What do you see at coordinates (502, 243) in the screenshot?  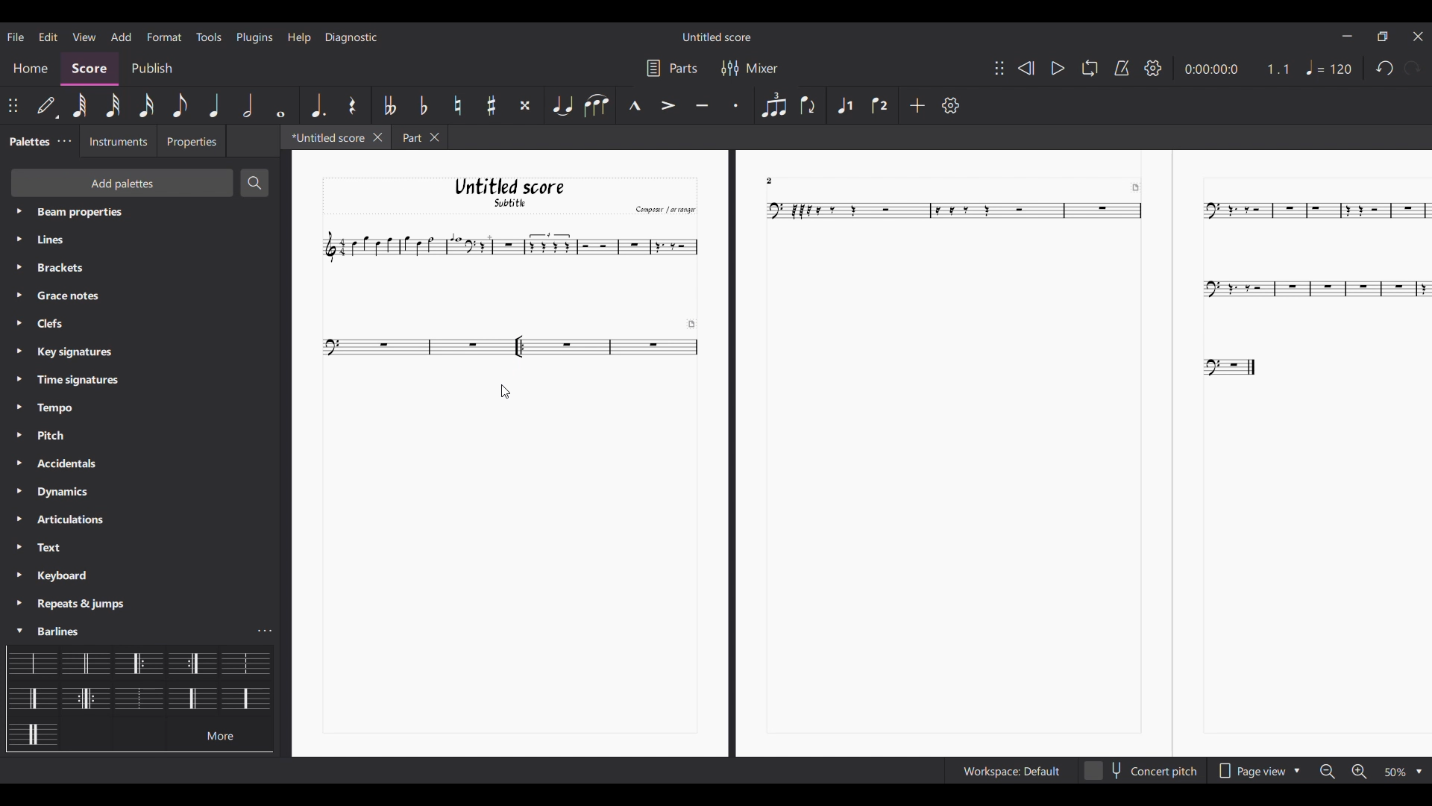 I see `current scroe` at bounding box center [502, 243].